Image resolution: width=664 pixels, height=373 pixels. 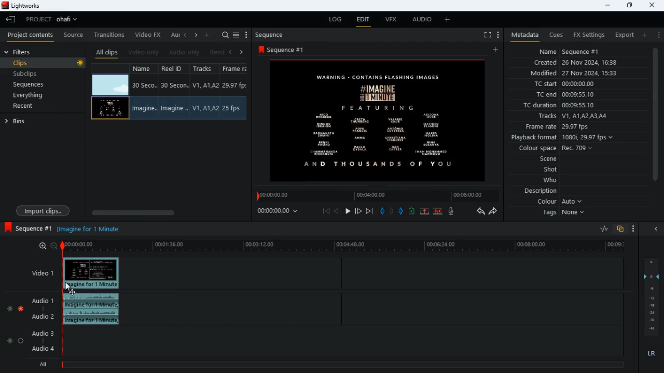 I want to click on frame rate, so click(x=568, y=126).